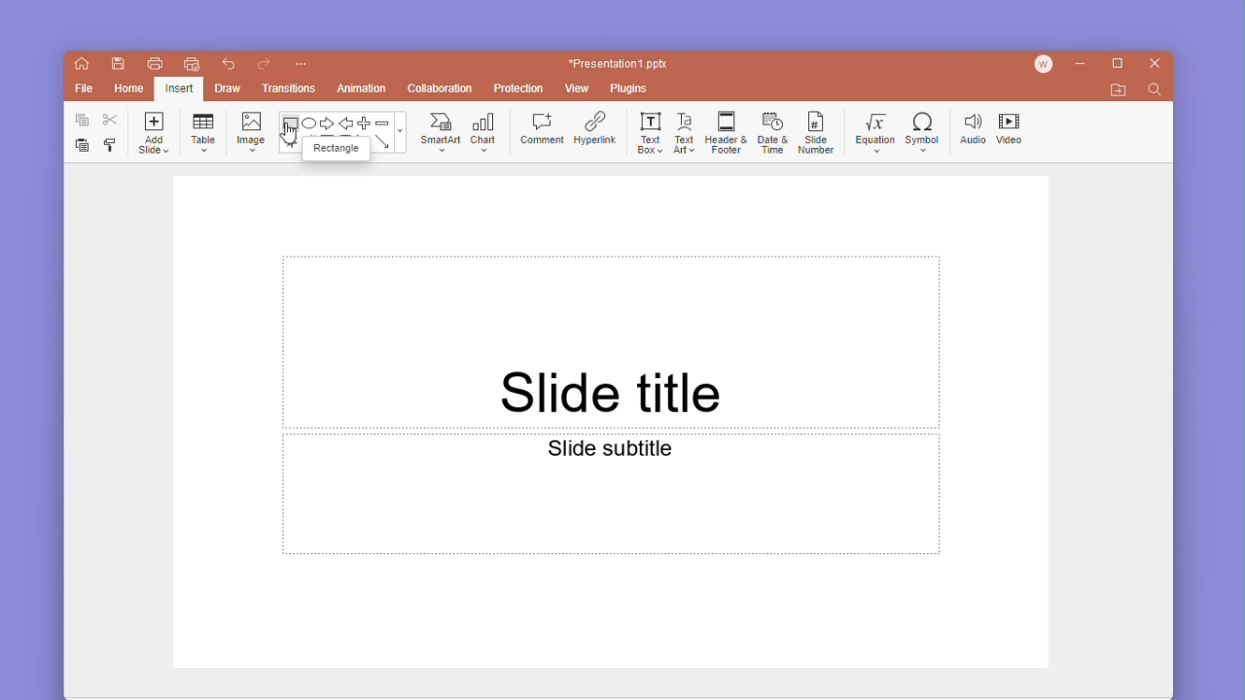 The height and width of the screenshot is (700, 1245). Describe the element at coordinates (362, 87) in the screenshot. I see `animation` at that location.